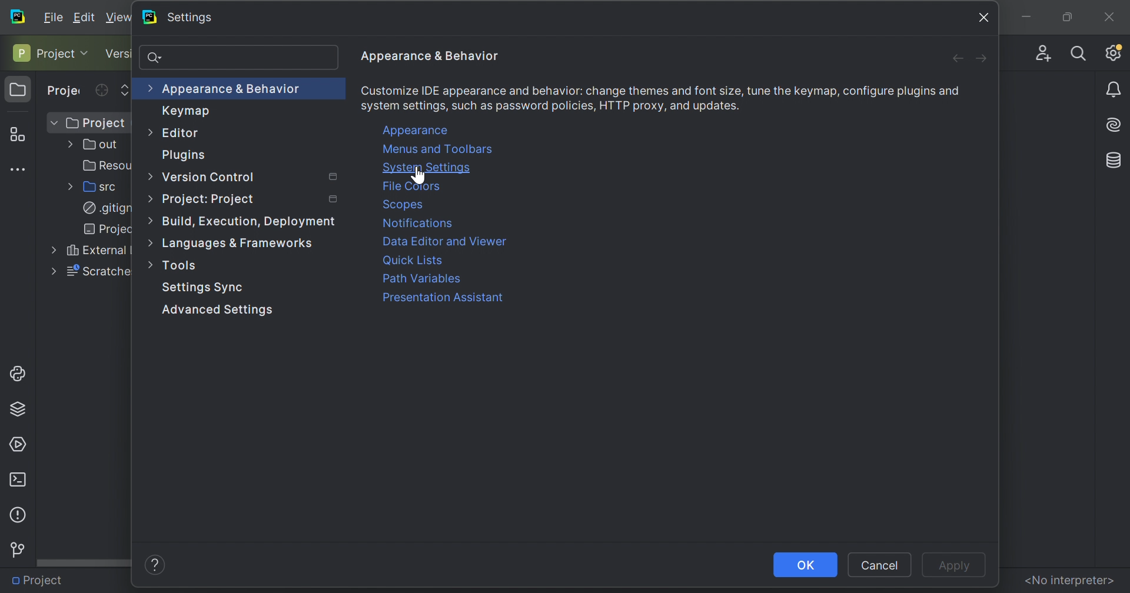  I want to click on Project, so click(65, 91).